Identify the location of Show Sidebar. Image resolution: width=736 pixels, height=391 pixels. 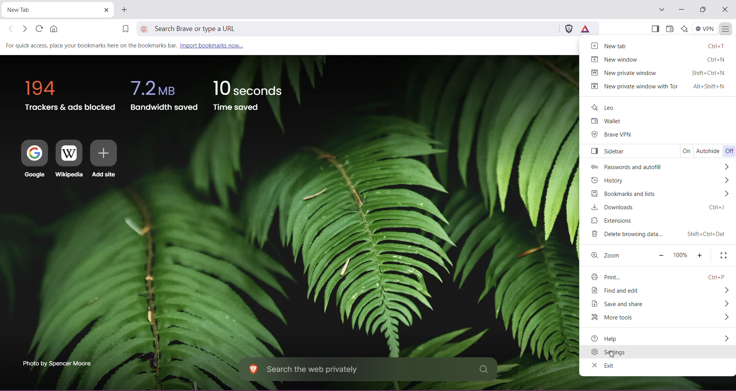
(654, 29).